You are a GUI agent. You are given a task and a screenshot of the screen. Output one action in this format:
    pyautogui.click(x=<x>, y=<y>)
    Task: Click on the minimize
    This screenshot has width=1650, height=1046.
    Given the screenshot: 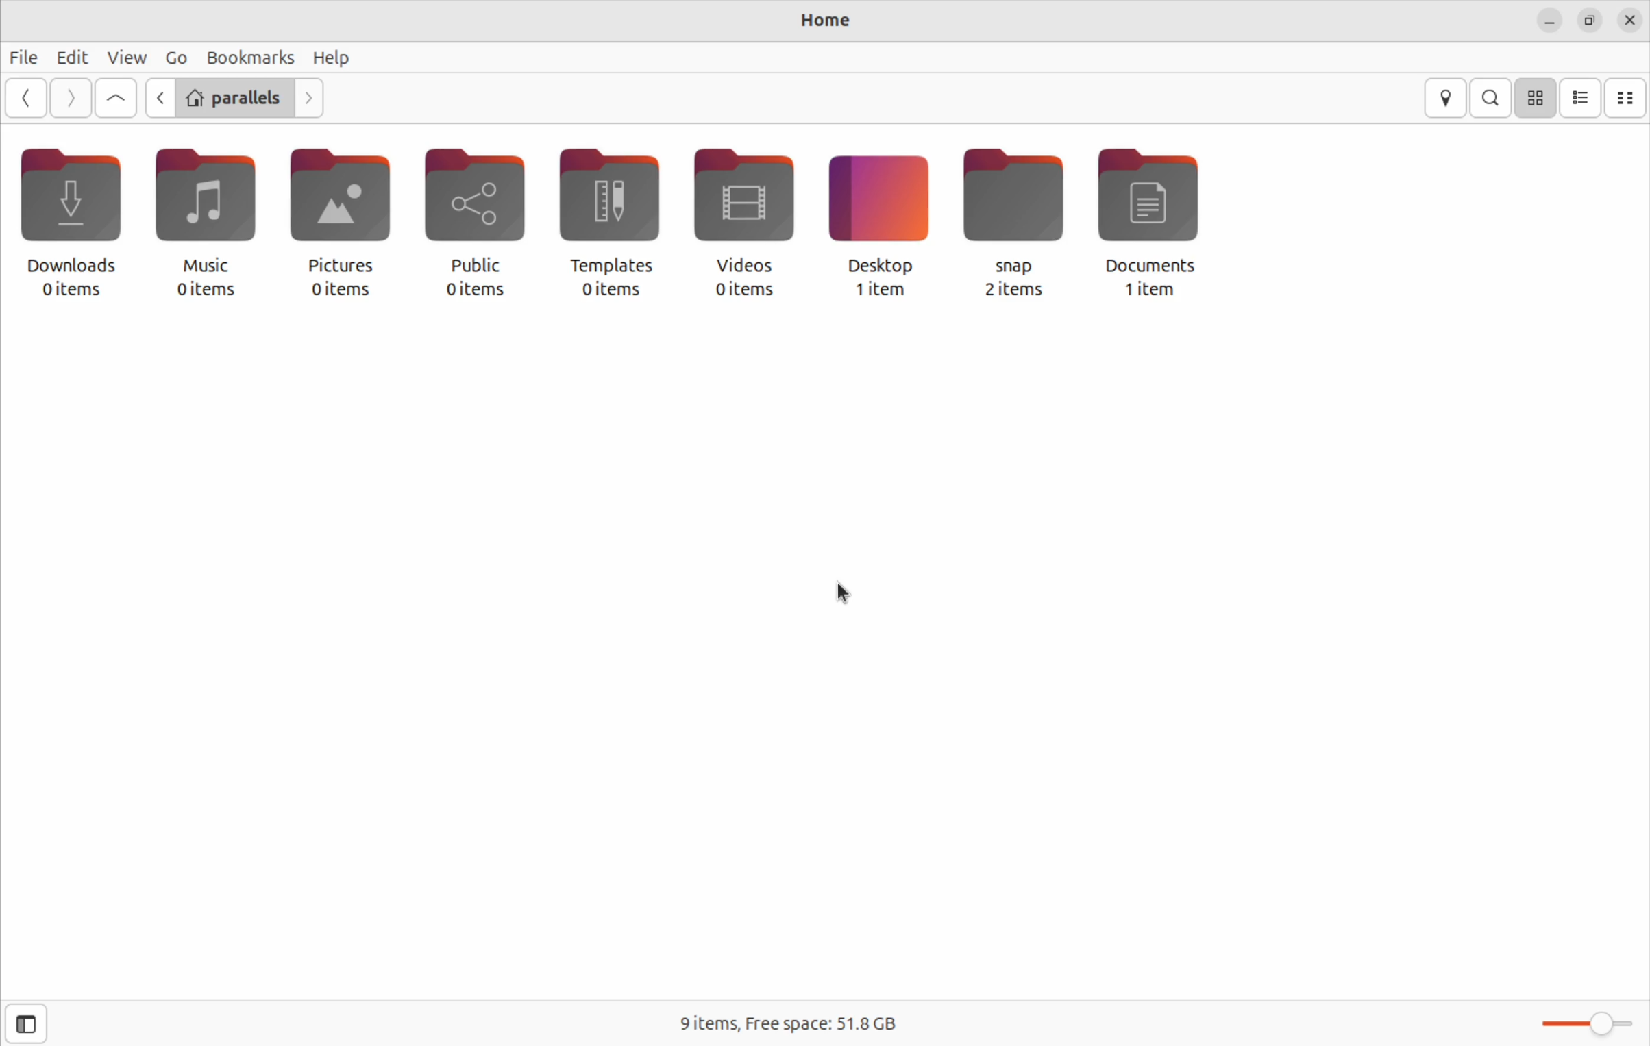 What is the action you would take?
    pyautogui.click(x=1549, y=19)
    